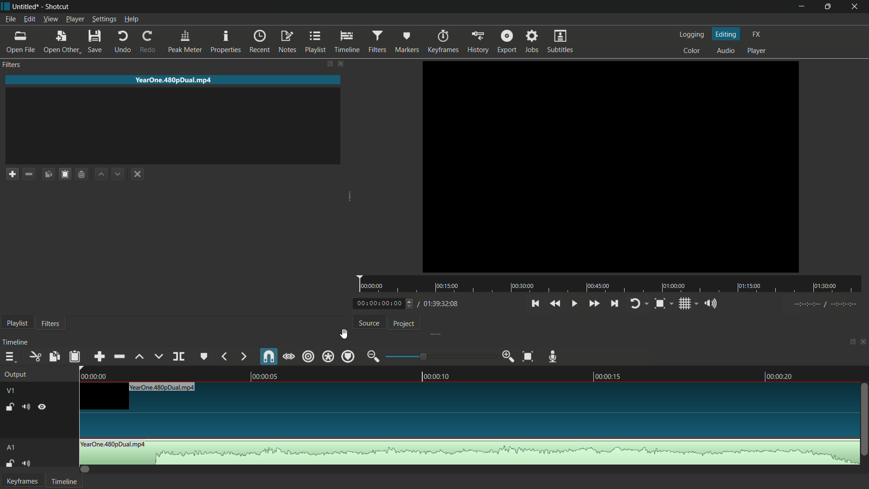 This screenshot has width=869, height=489. What do you see at coordinates (224, 356) in the screenshot?
I see `previous marker` at bounding box center [224, 356].